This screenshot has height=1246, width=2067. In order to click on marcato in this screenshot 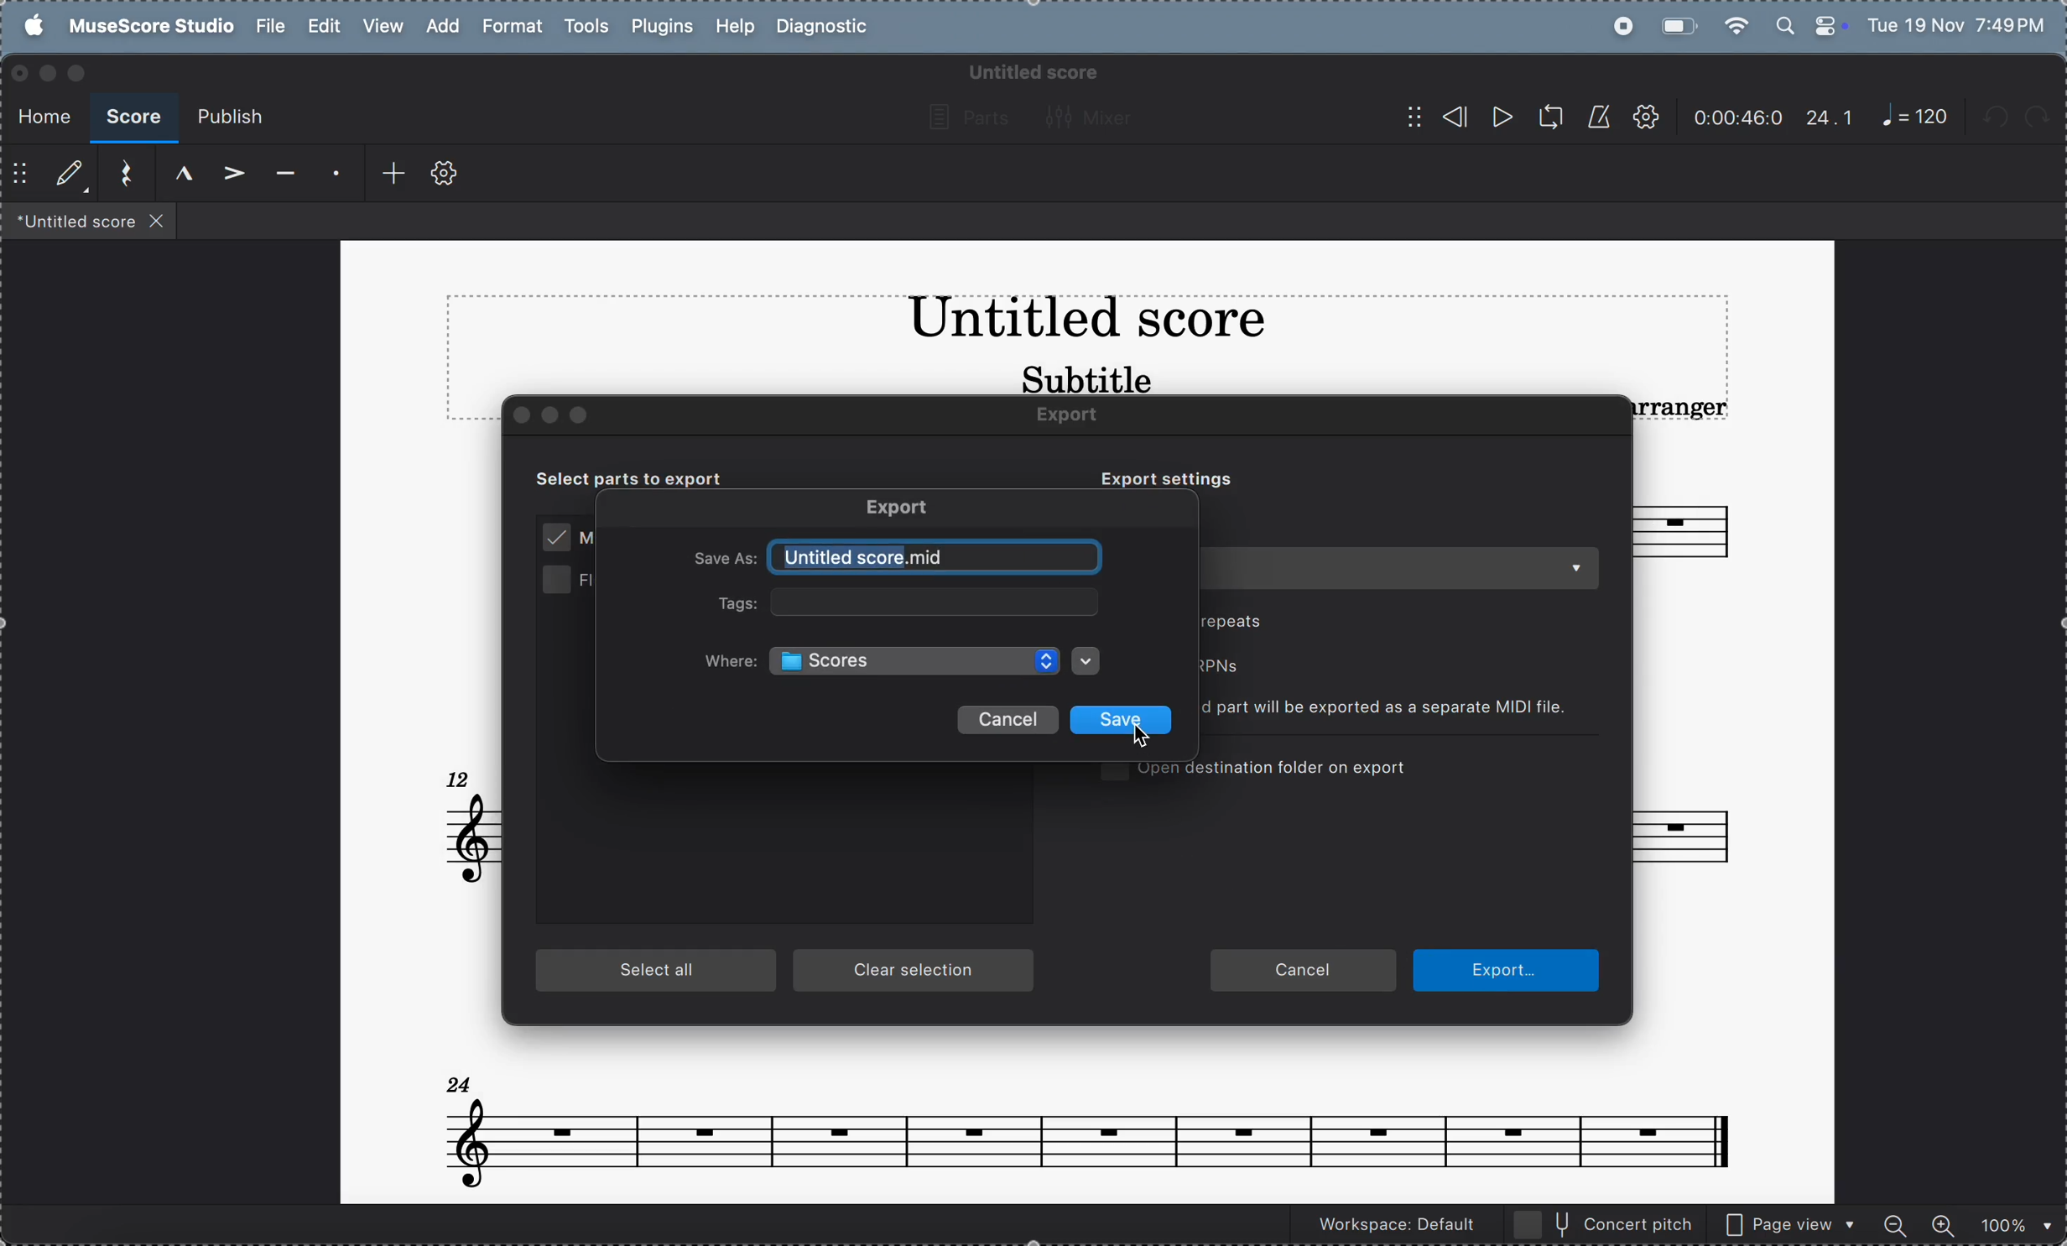, I will do `click(176, 174)`.